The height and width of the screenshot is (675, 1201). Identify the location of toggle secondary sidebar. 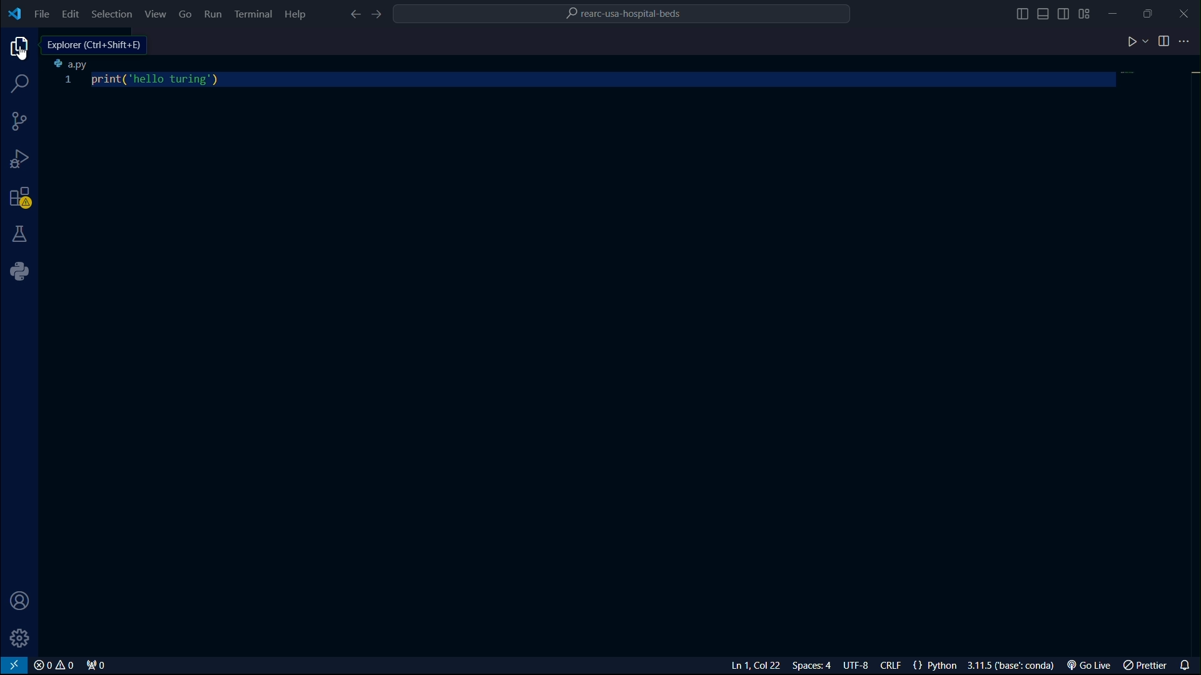
(1065, 12).